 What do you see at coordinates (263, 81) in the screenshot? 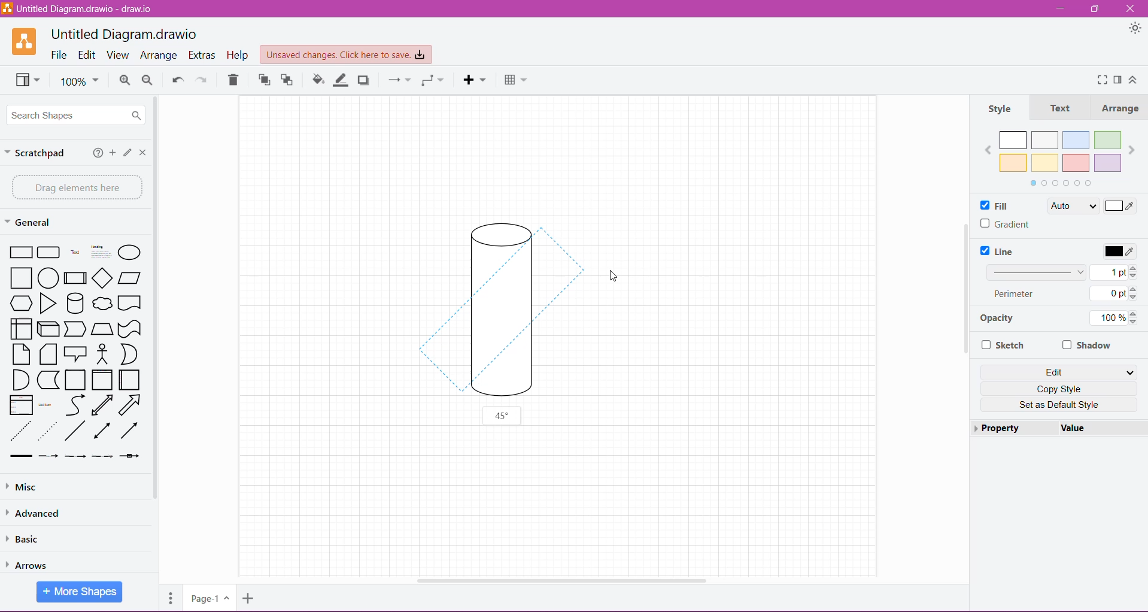
I see `To front` at bounding box center [263, 81].